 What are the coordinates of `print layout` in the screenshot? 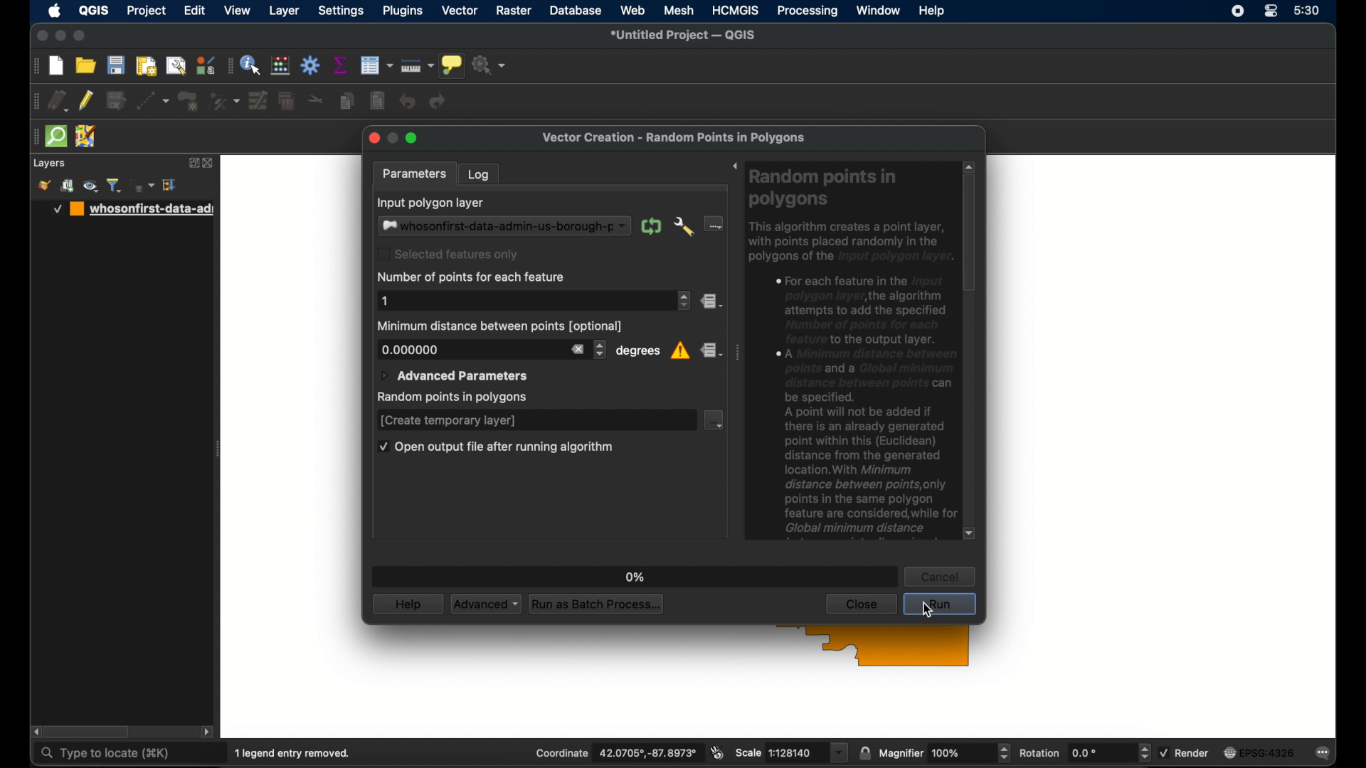 It's located at (146, 65).